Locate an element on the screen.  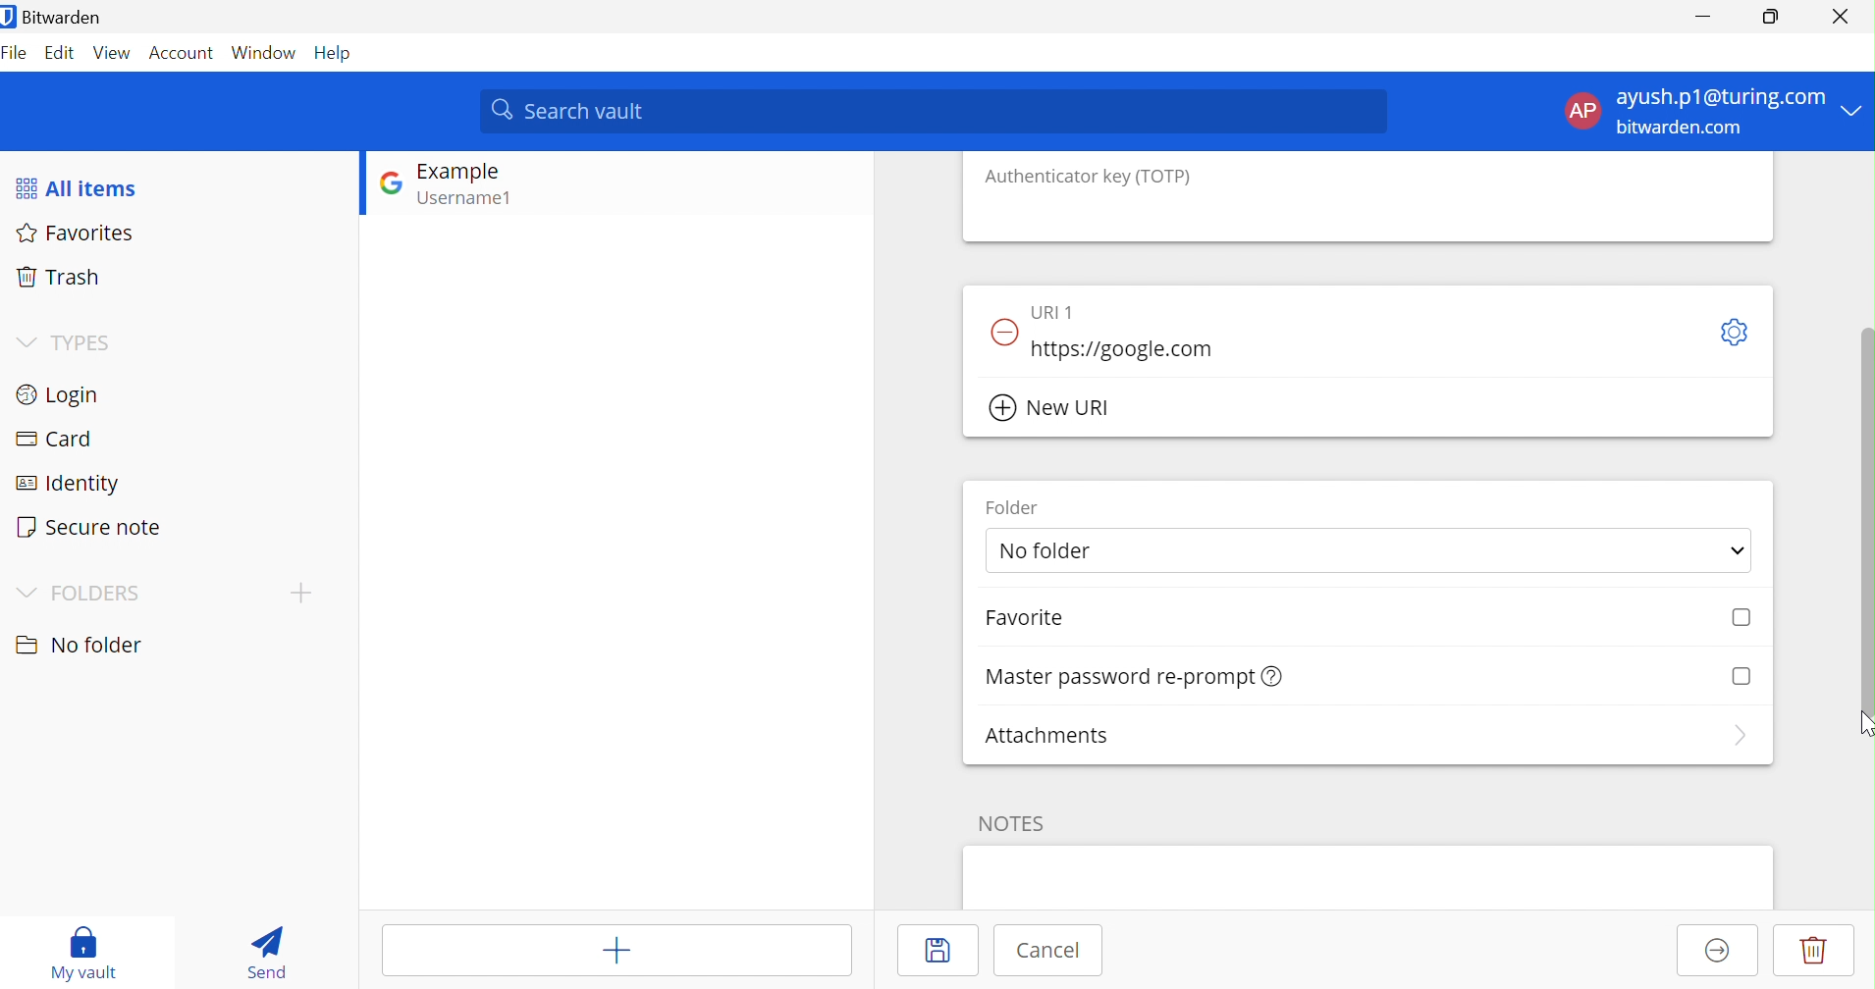
Folder is located at coordinates (1009, 506).